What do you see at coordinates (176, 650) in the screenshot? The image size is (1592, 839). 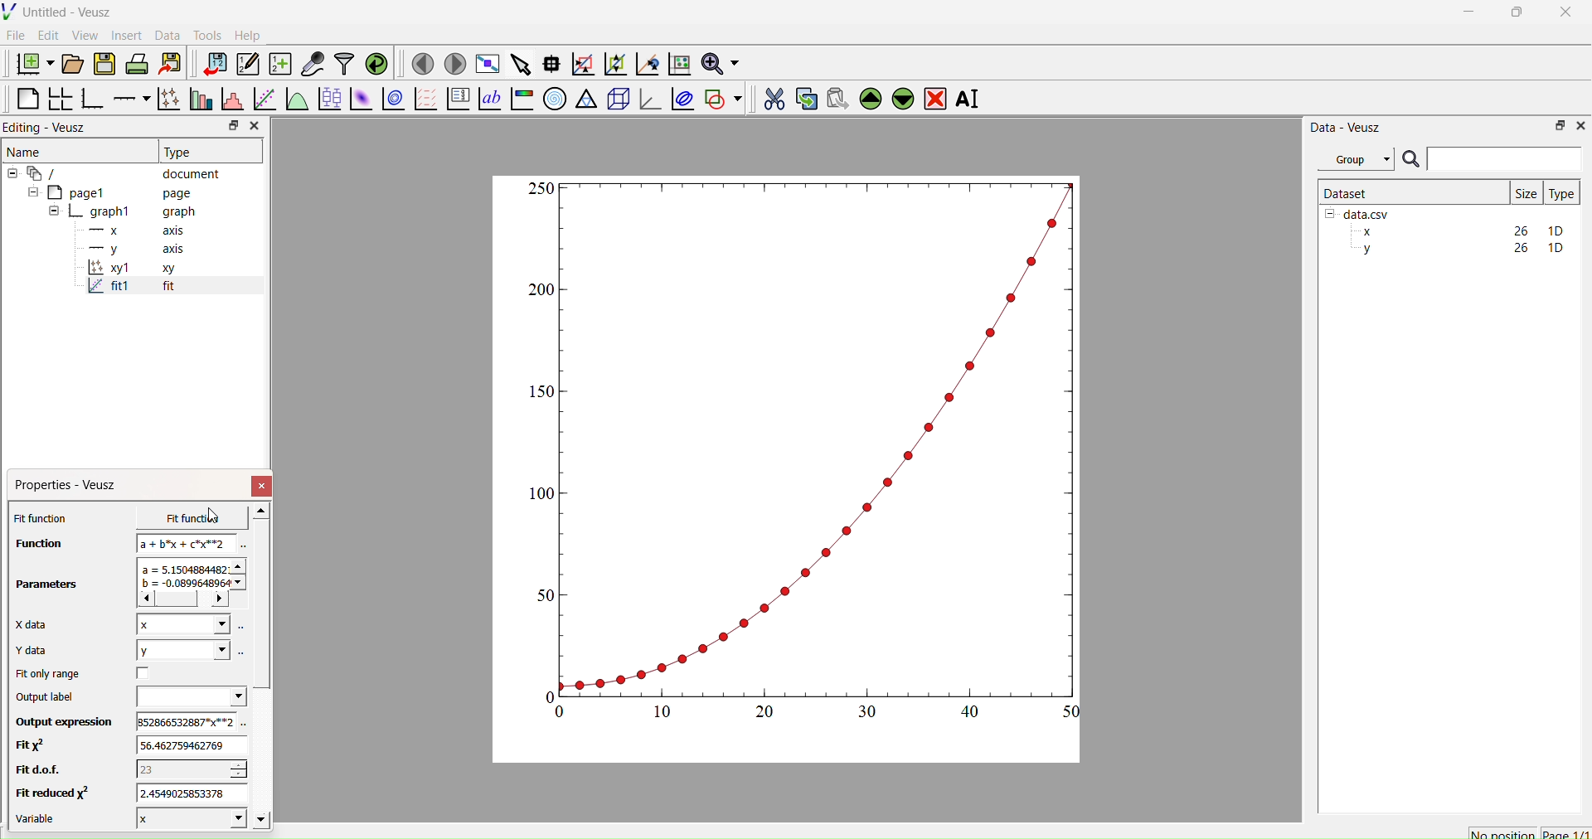 I see `y` at bounding box center [176, 650].